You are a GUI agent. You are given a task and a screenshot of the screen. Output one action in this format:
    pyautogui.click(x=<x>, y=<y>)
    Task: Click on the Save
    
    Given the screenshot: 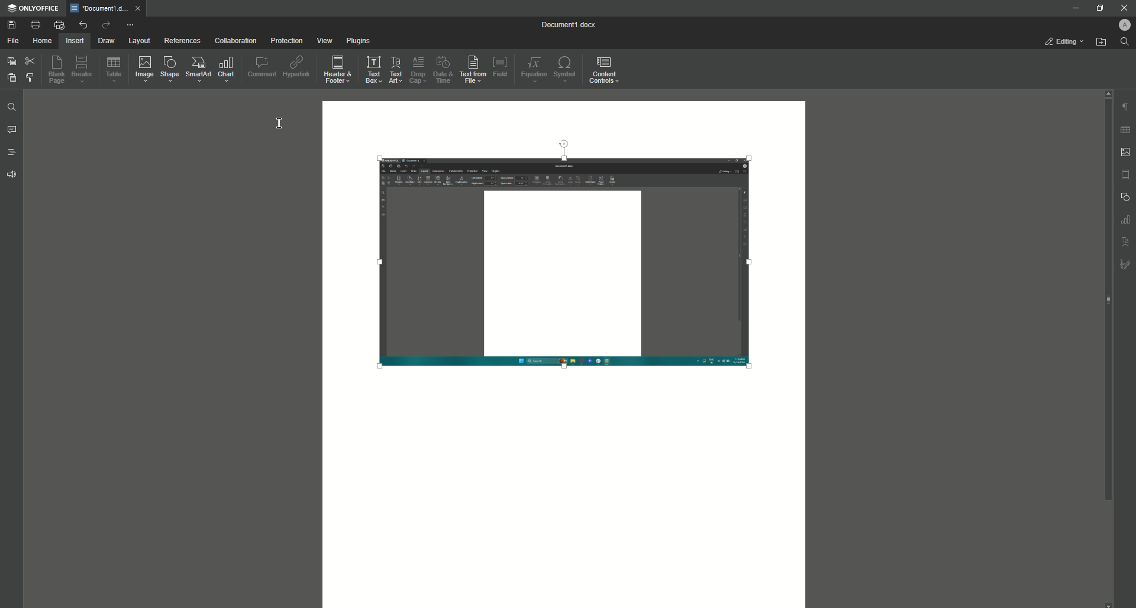 What is the action you would take?
    pyautogui.click(x=10, y=25)
    